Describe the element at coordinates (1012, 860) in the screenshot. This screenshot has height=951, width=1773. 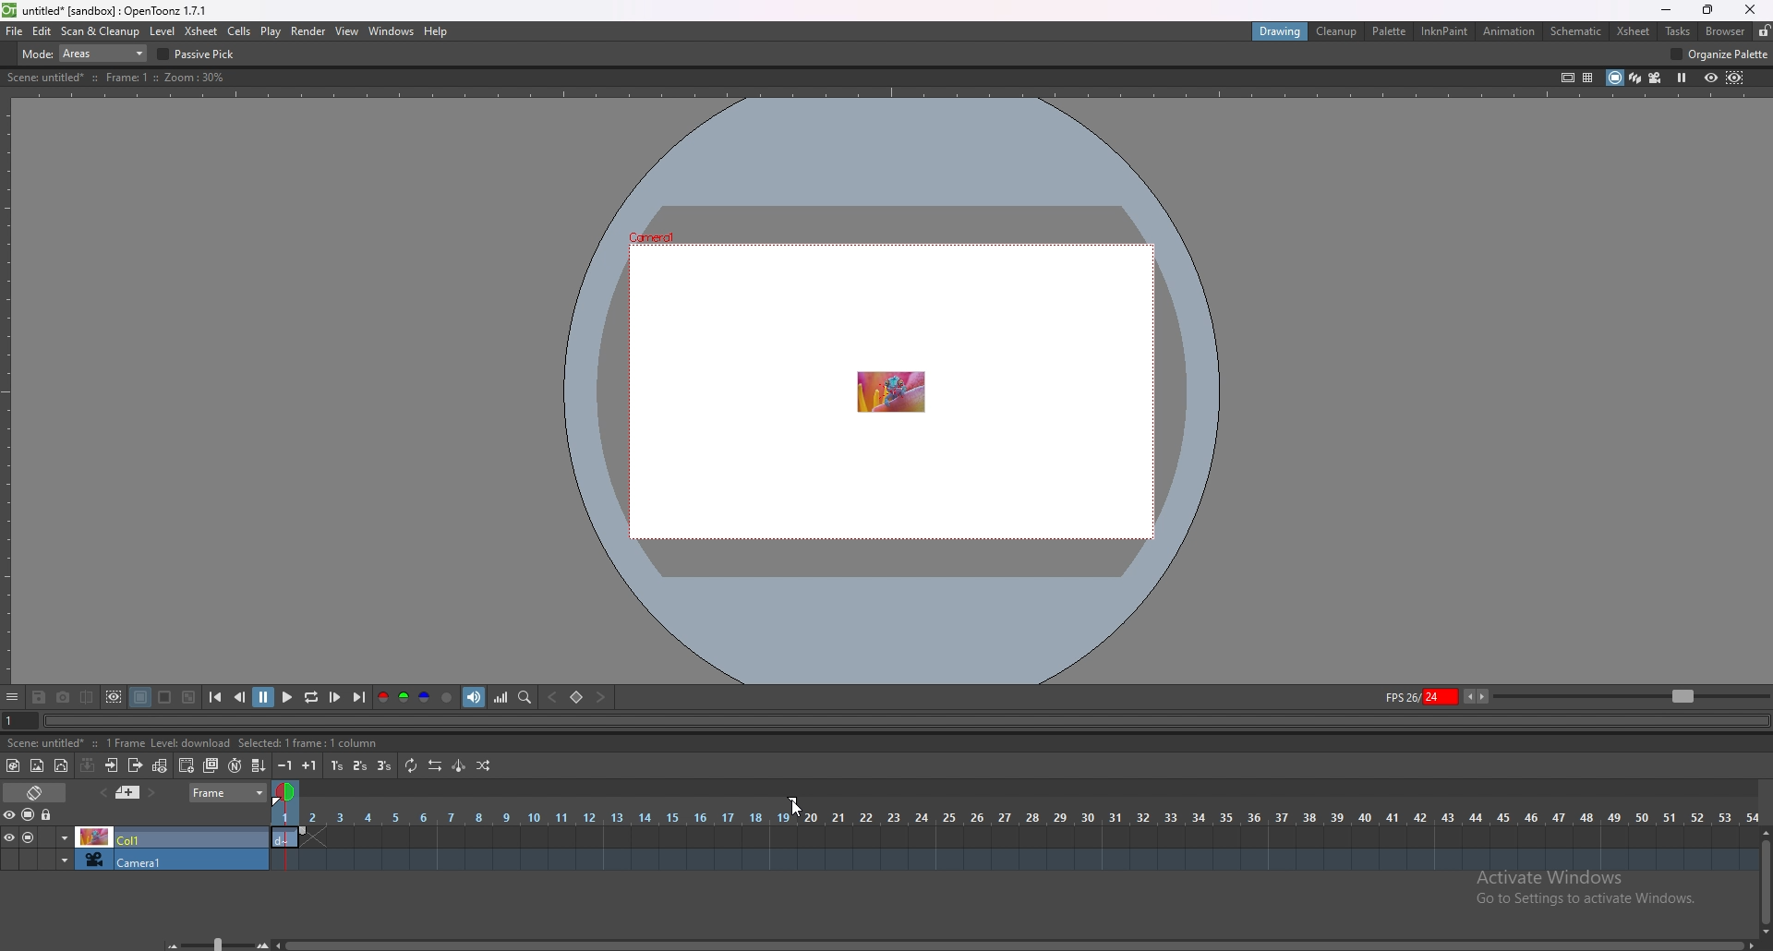
I see `timeline` at that location.